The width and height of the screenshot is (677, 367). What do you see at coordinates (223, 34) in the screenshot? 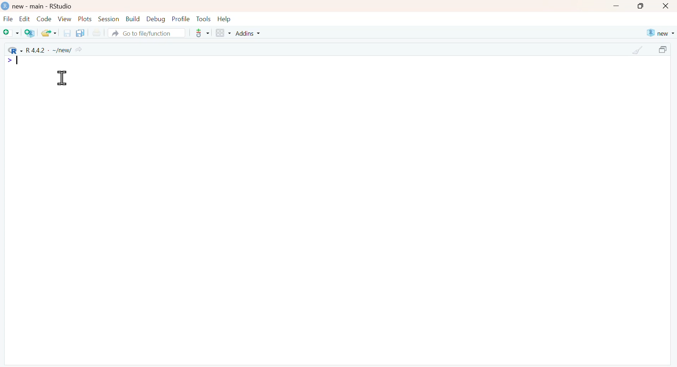
I see `Workspace panes` at bounding box center [223, 34].